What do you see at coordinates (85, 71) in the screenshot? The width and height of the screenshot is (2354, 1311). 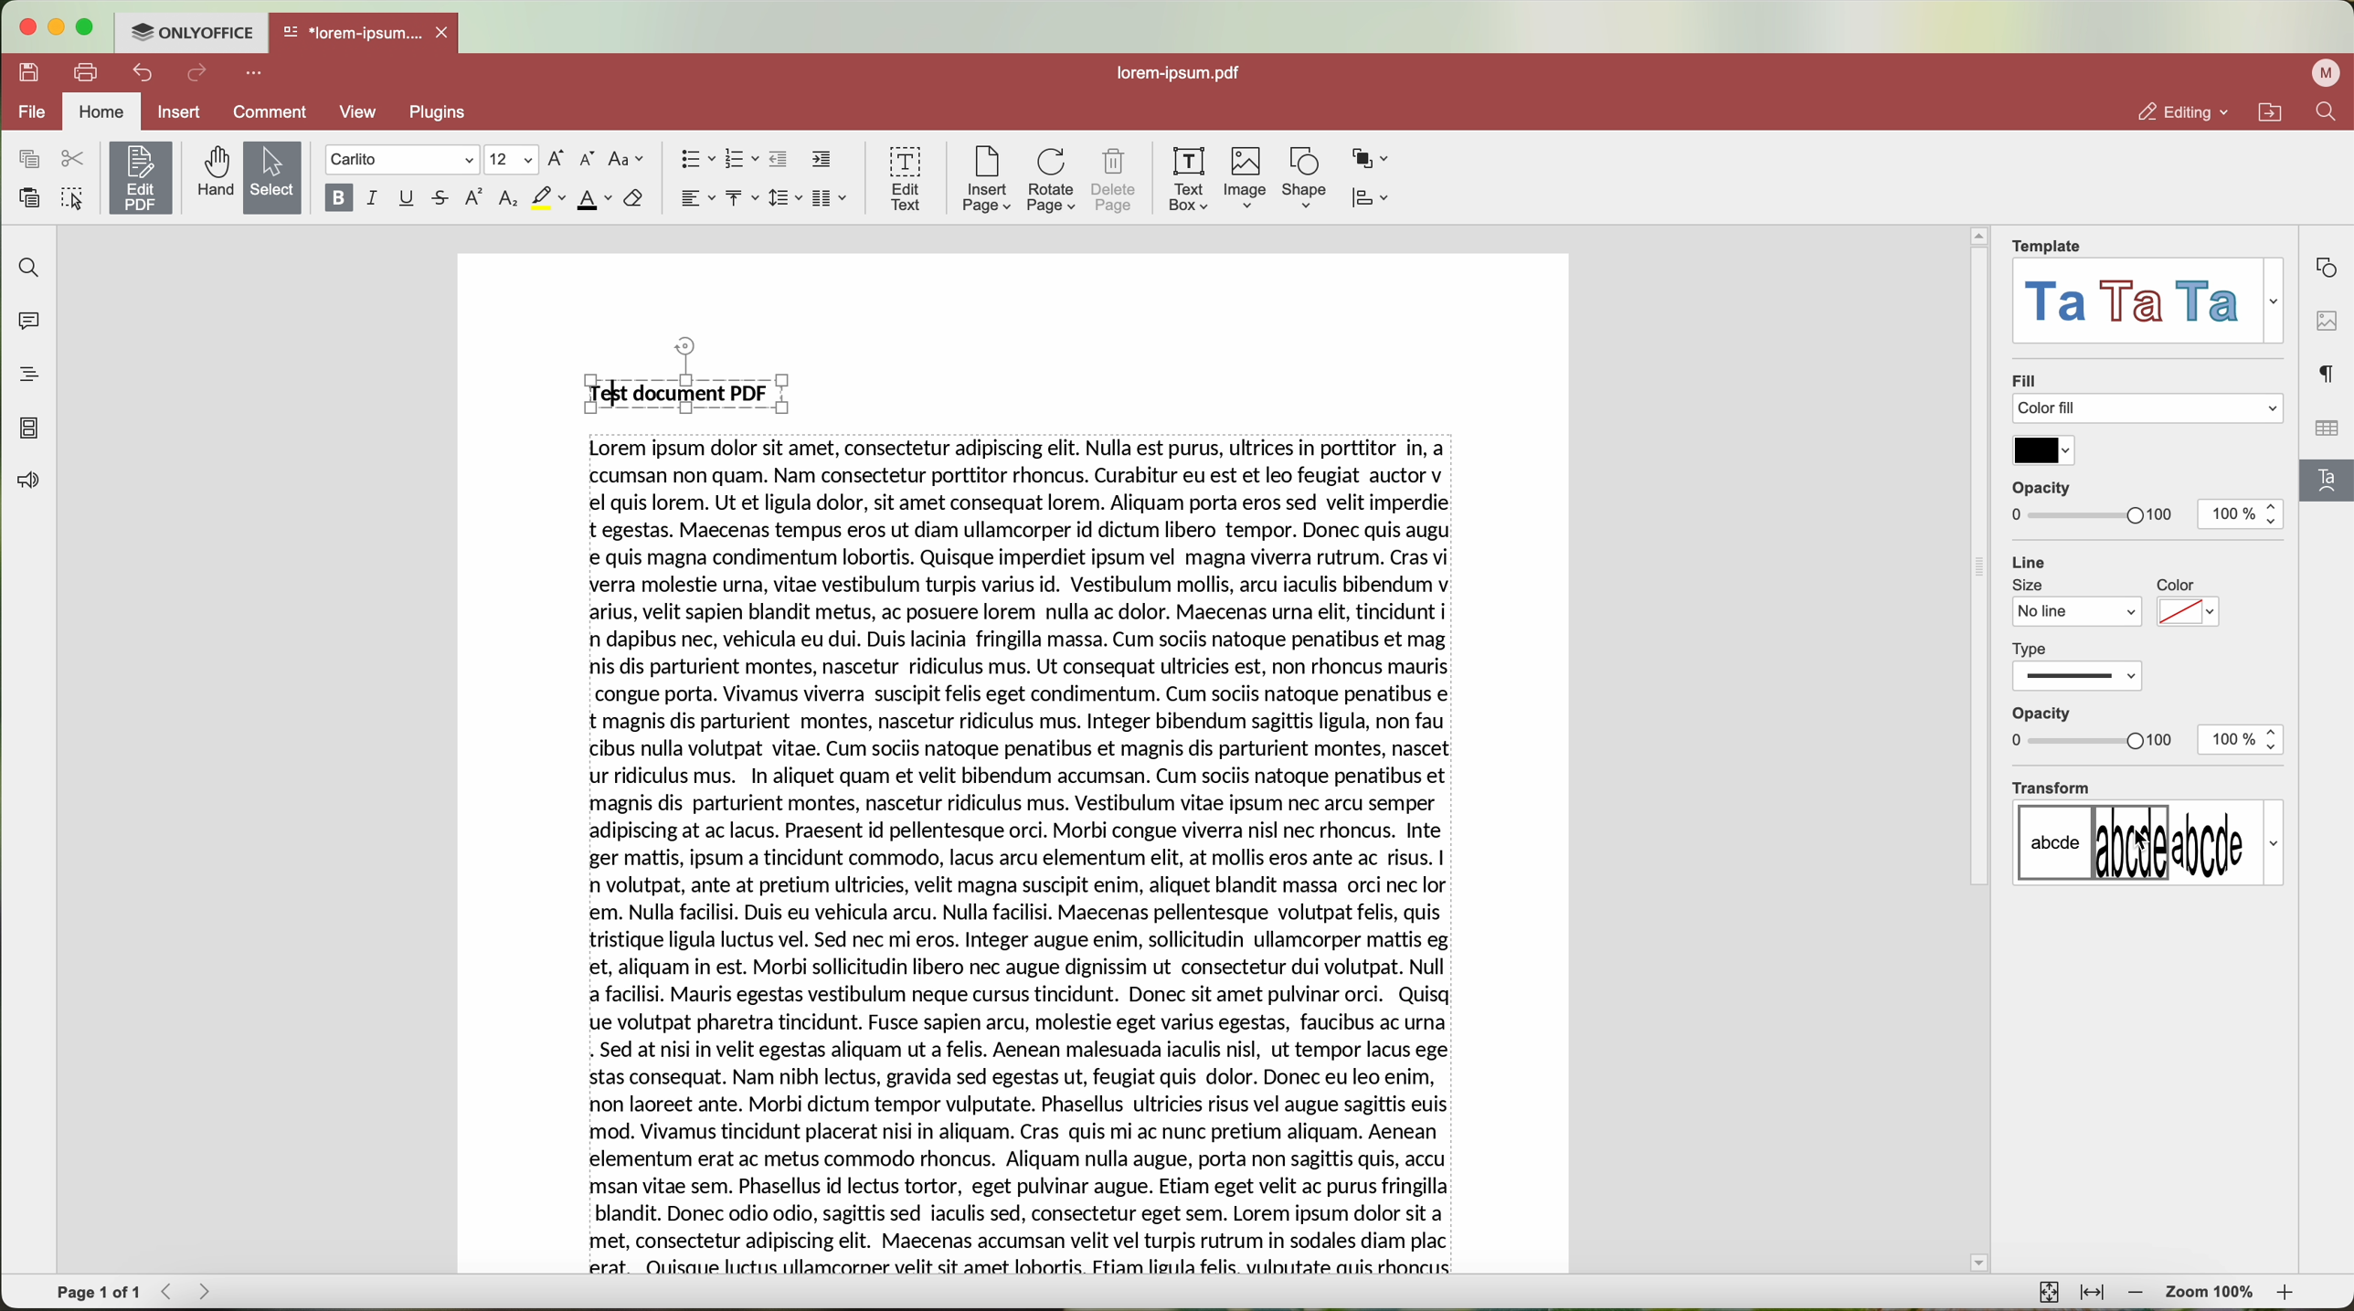 I see `print` at bounding box center [85, 71].